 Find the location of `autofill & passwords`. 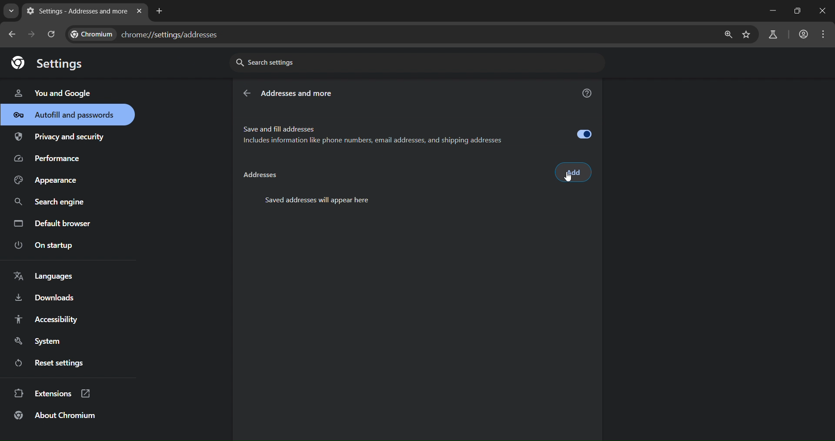

autofill & passwords is located at coordinates (67, 115).